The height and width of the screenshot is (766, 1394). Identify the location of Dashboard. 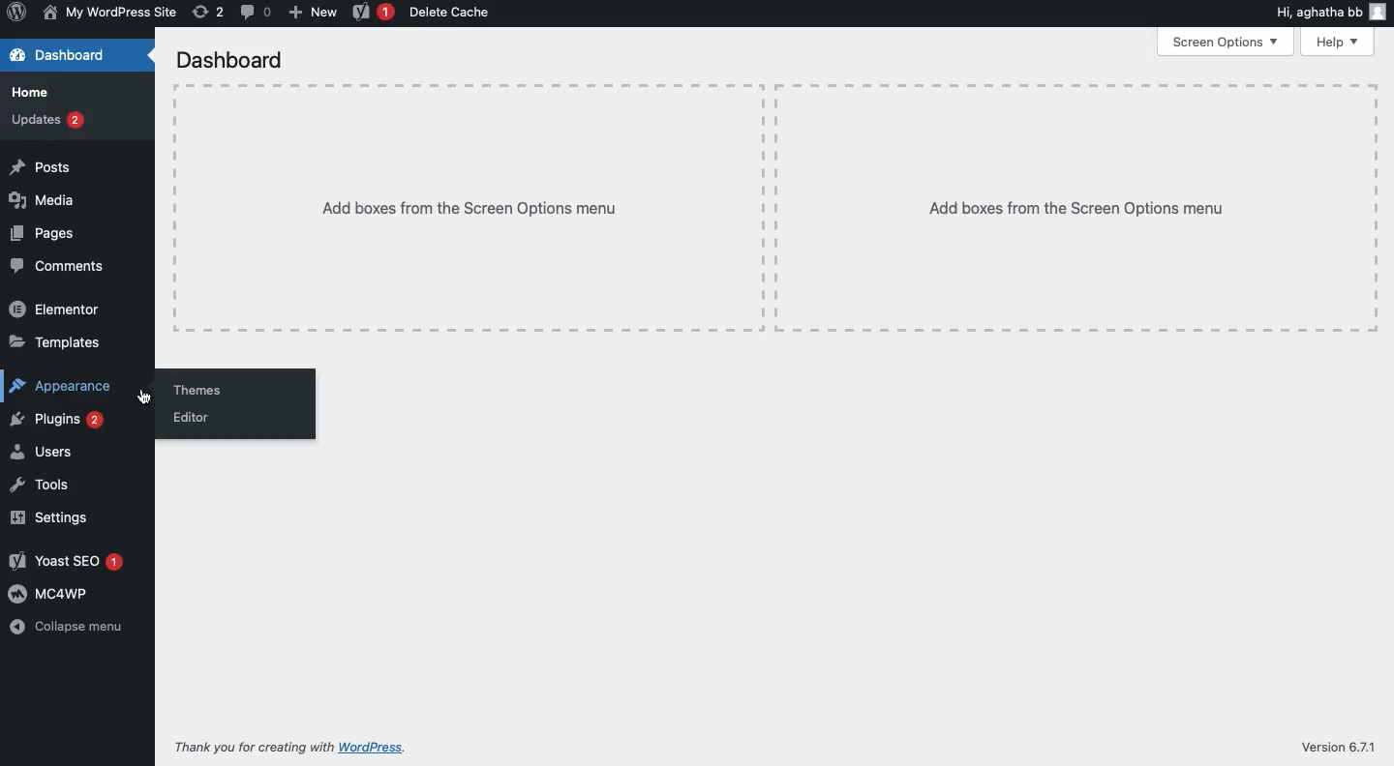
(236, 62).